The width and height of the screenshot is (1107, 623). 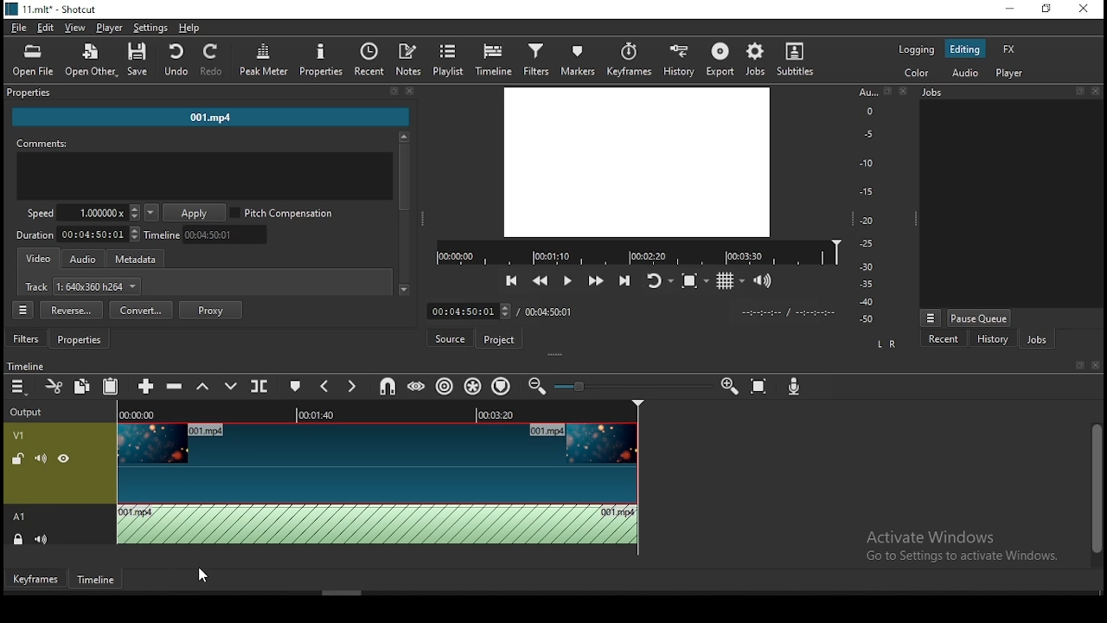 What do you see at coordinates (47, 27) in the screenshot?
I see `edit` at bounding box center [47, 27].